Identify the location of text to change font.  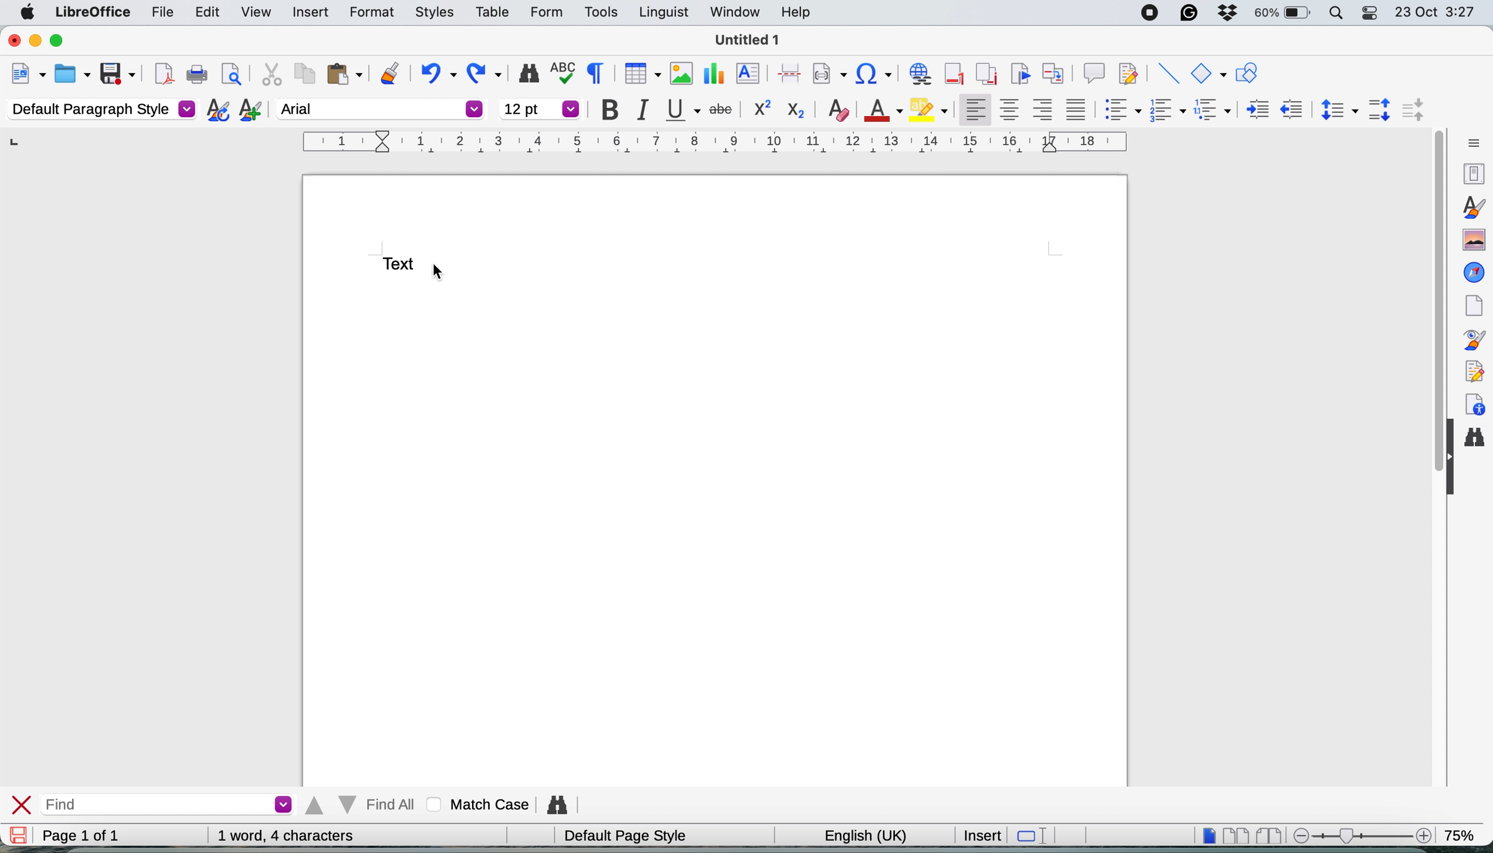
(400, 264).